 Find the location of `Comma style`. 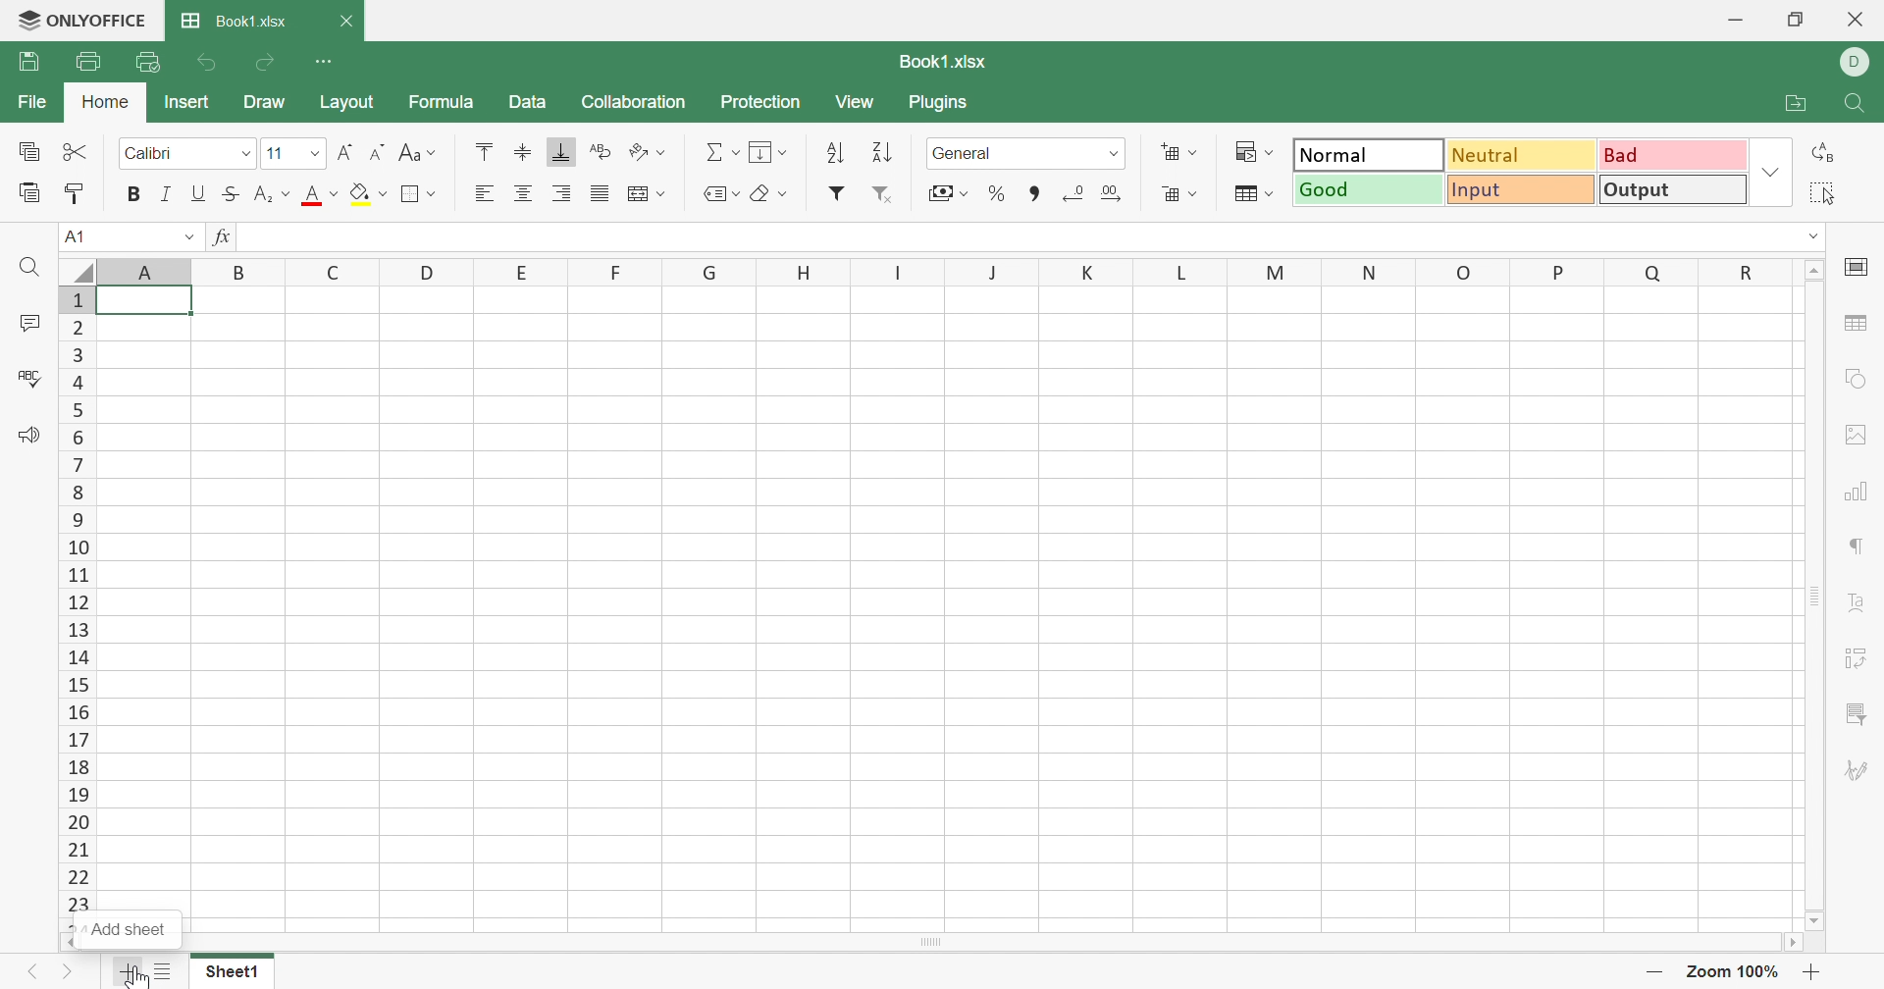

Comma style is located at coordinates (1034, 190).